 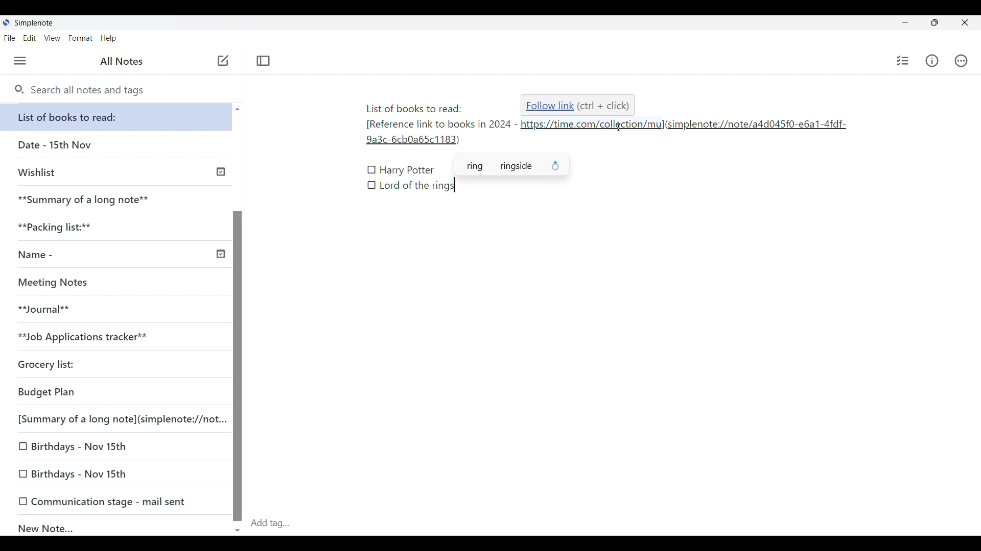 I want to click on List of books to read:, so click(x=414, y=108).